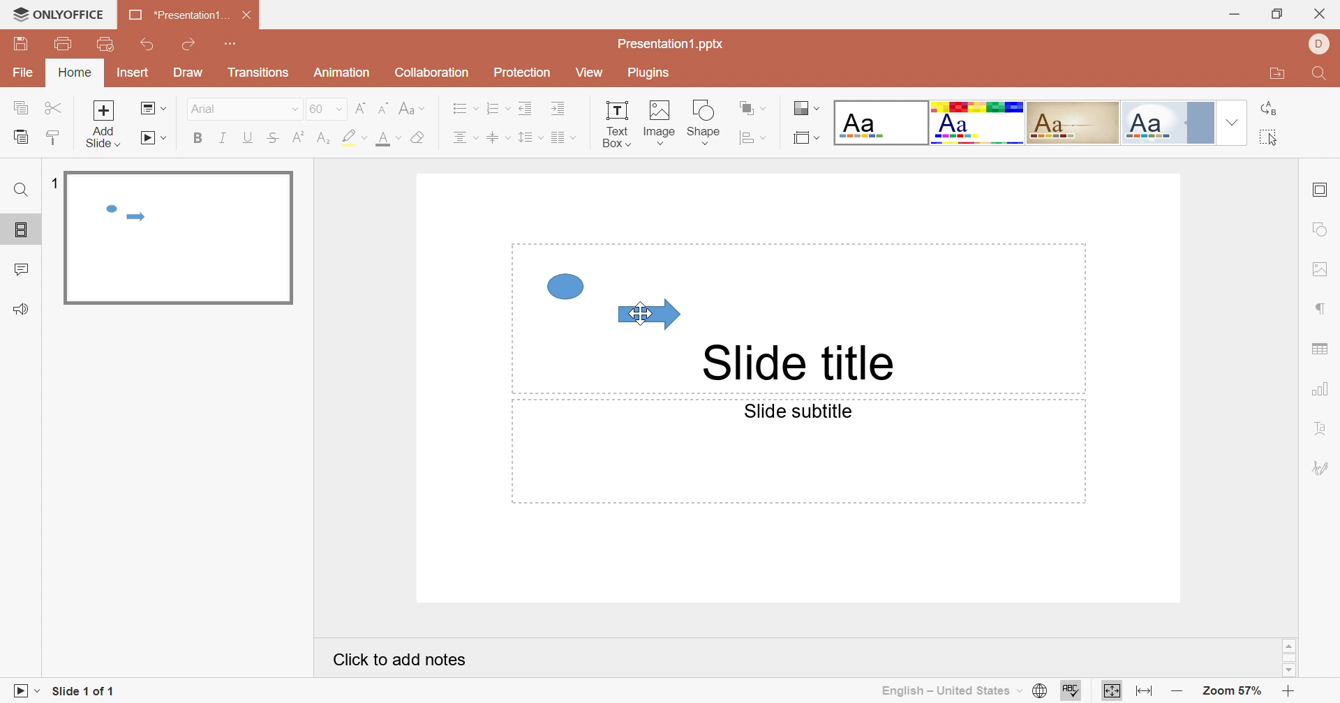 This screenshot has height=703, width=1340. Describe the element at coordinates (1321, 44) in the screenshot. I see `DELL` at that location.